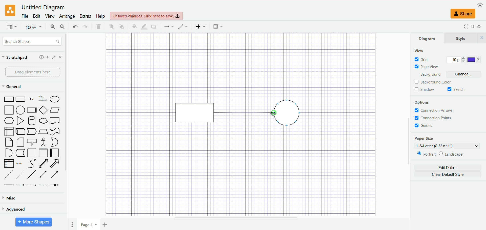  Describe the element at coordinates (242, 114) in the screenshot. I see `straight line connector` at that location.